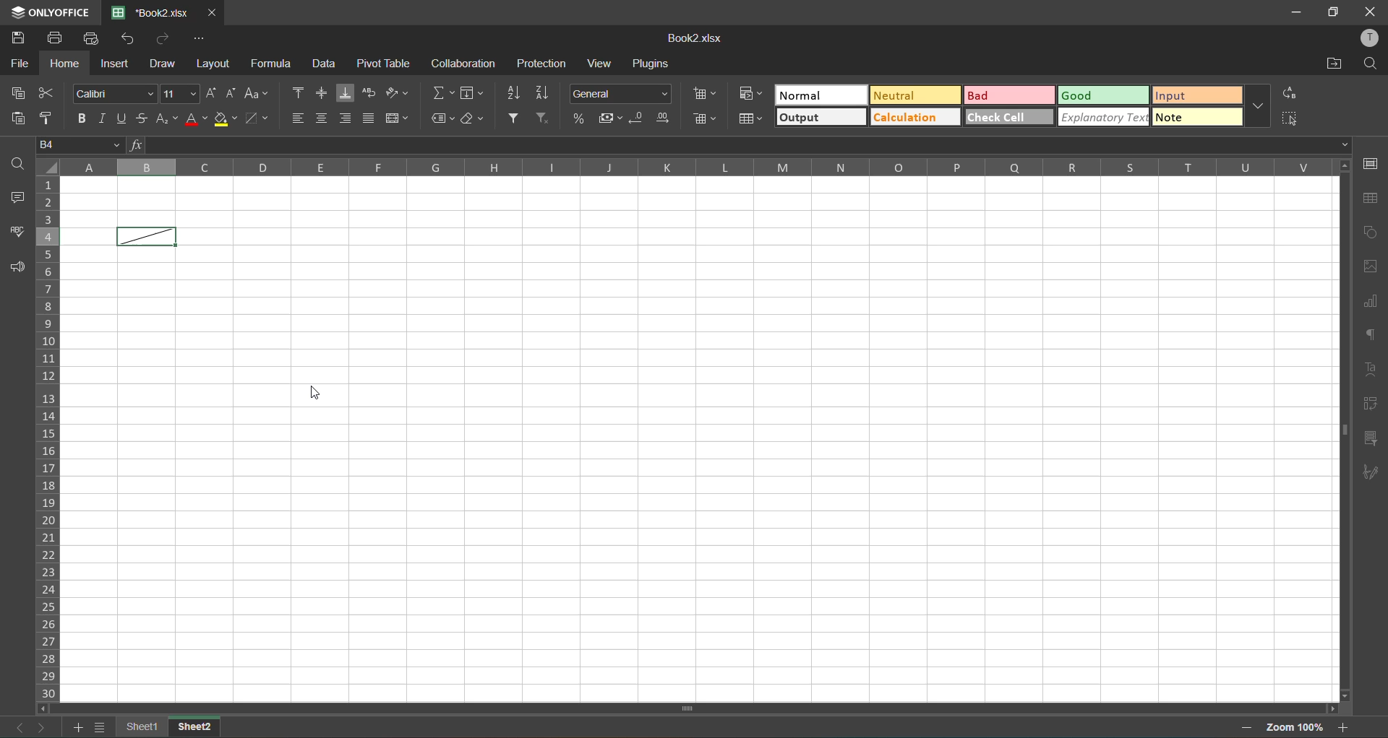 The width and height of the screenshot is (1388, 738). What do you see at coordinates (641, 121) in the screenshot?
I see `decrease decimal` at bounding box center [641, 121].